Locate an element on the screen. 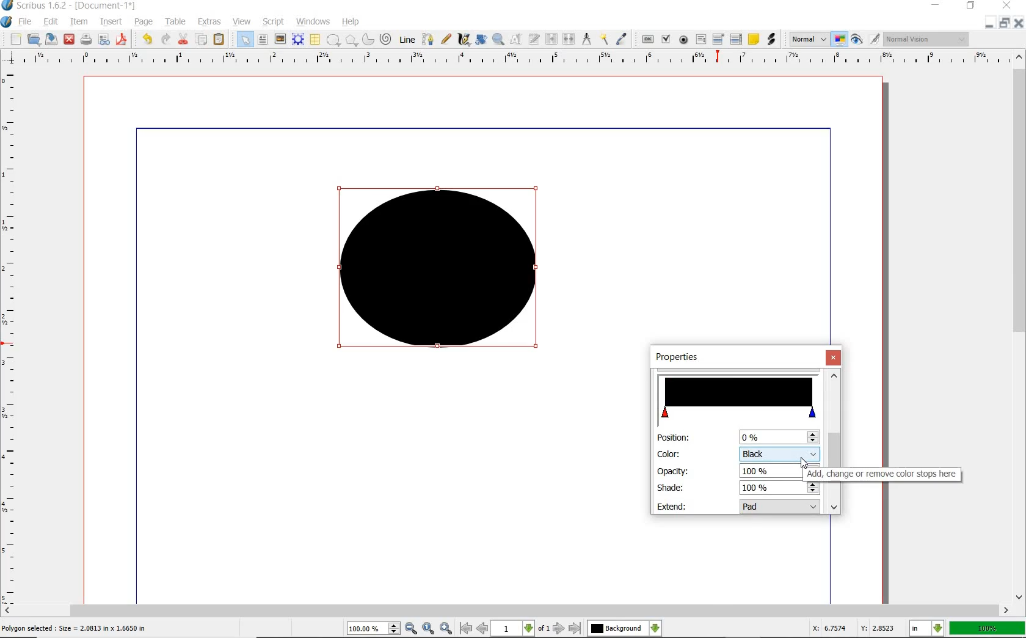 Image resolution: width=1026 pixels, height=638 pixels. visual appearance of the display is located at coordinates (926, 40).